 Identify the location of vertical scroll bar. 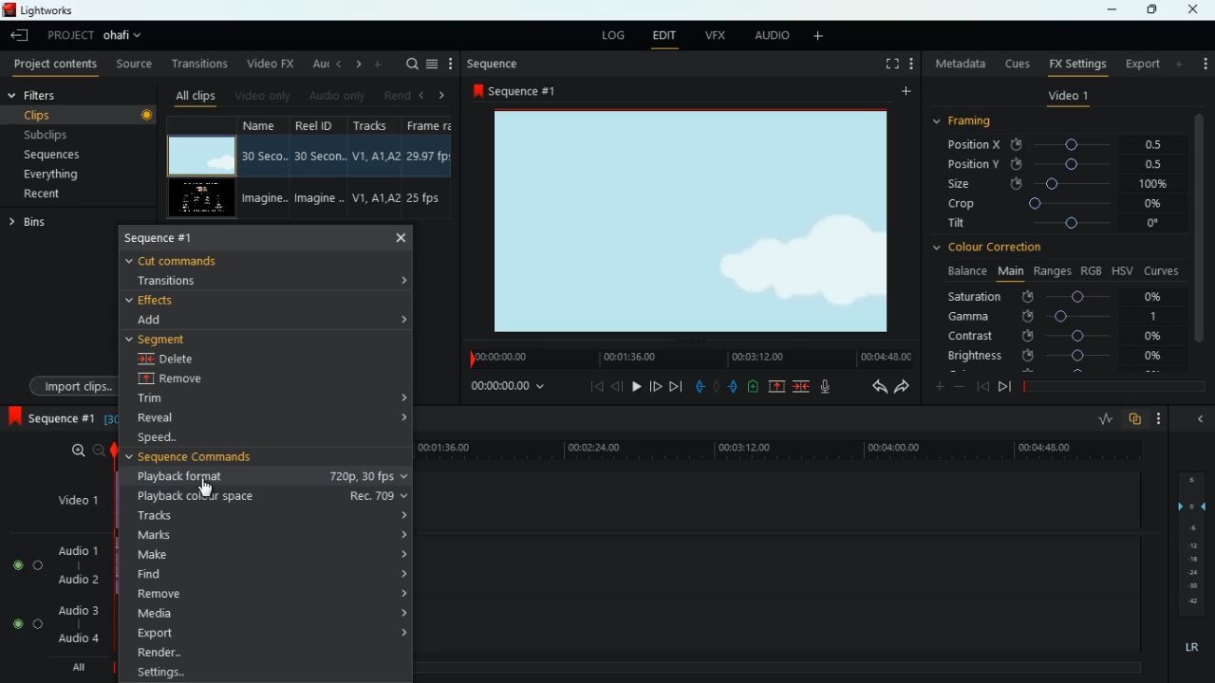
(1197, 226).